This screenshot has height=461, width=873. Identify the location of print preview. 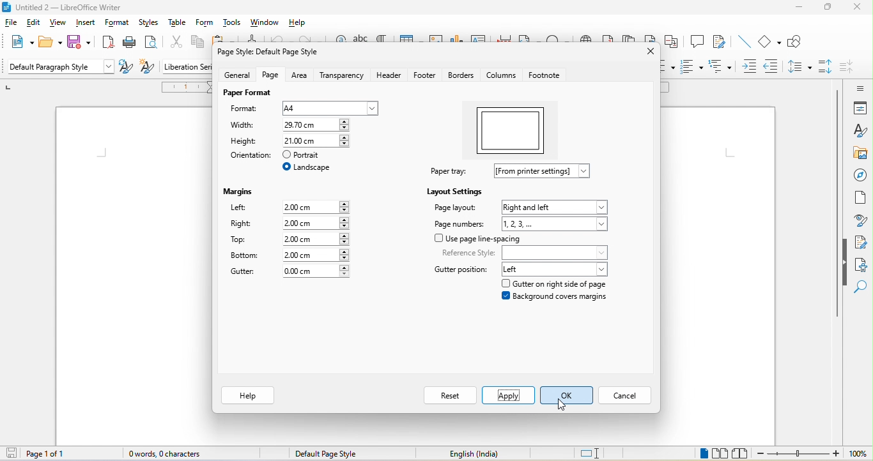
(154, 44).